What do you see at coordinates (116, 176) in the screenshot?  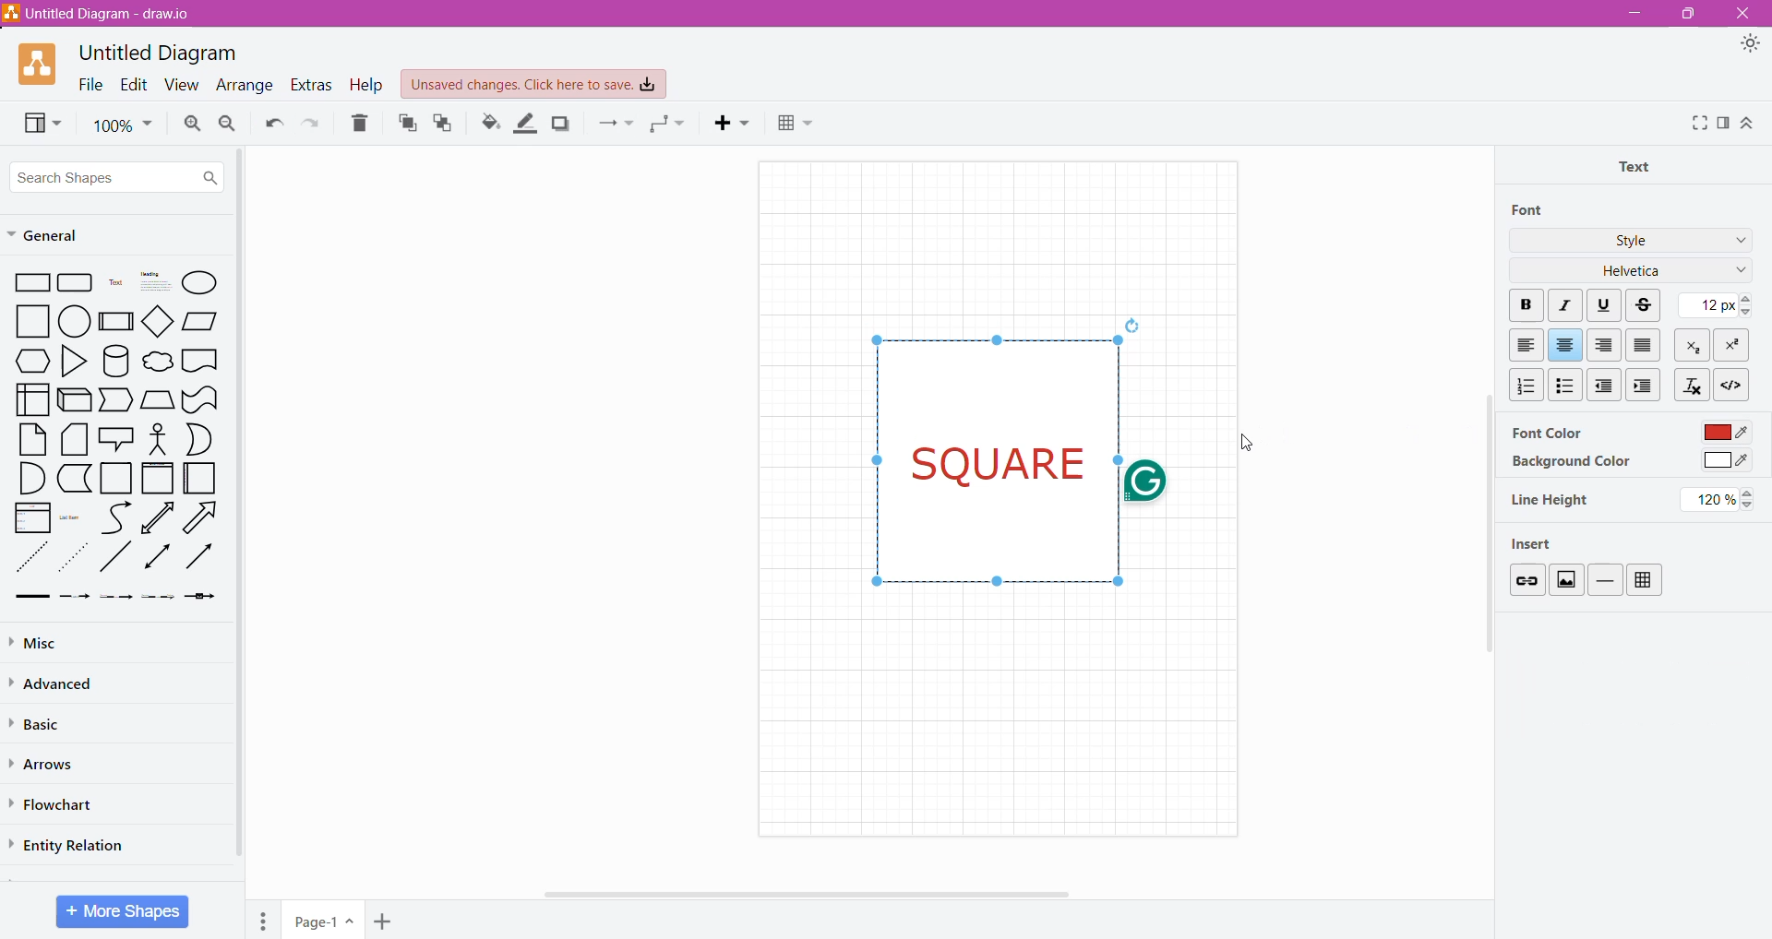 I see `Search Shapes` at bounding box center [116, 176].